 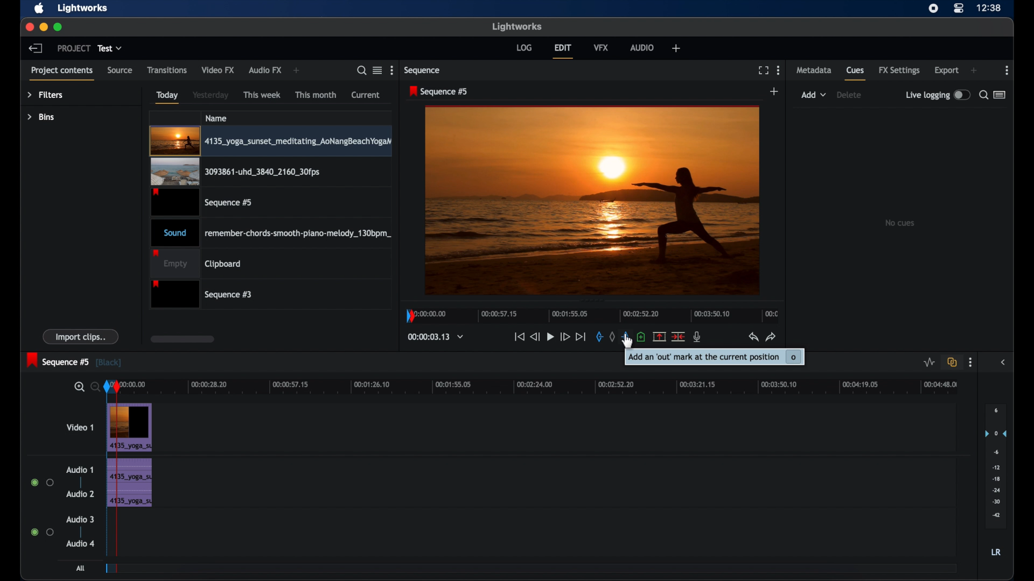 I want to click on add, so click(x=676, y=49).